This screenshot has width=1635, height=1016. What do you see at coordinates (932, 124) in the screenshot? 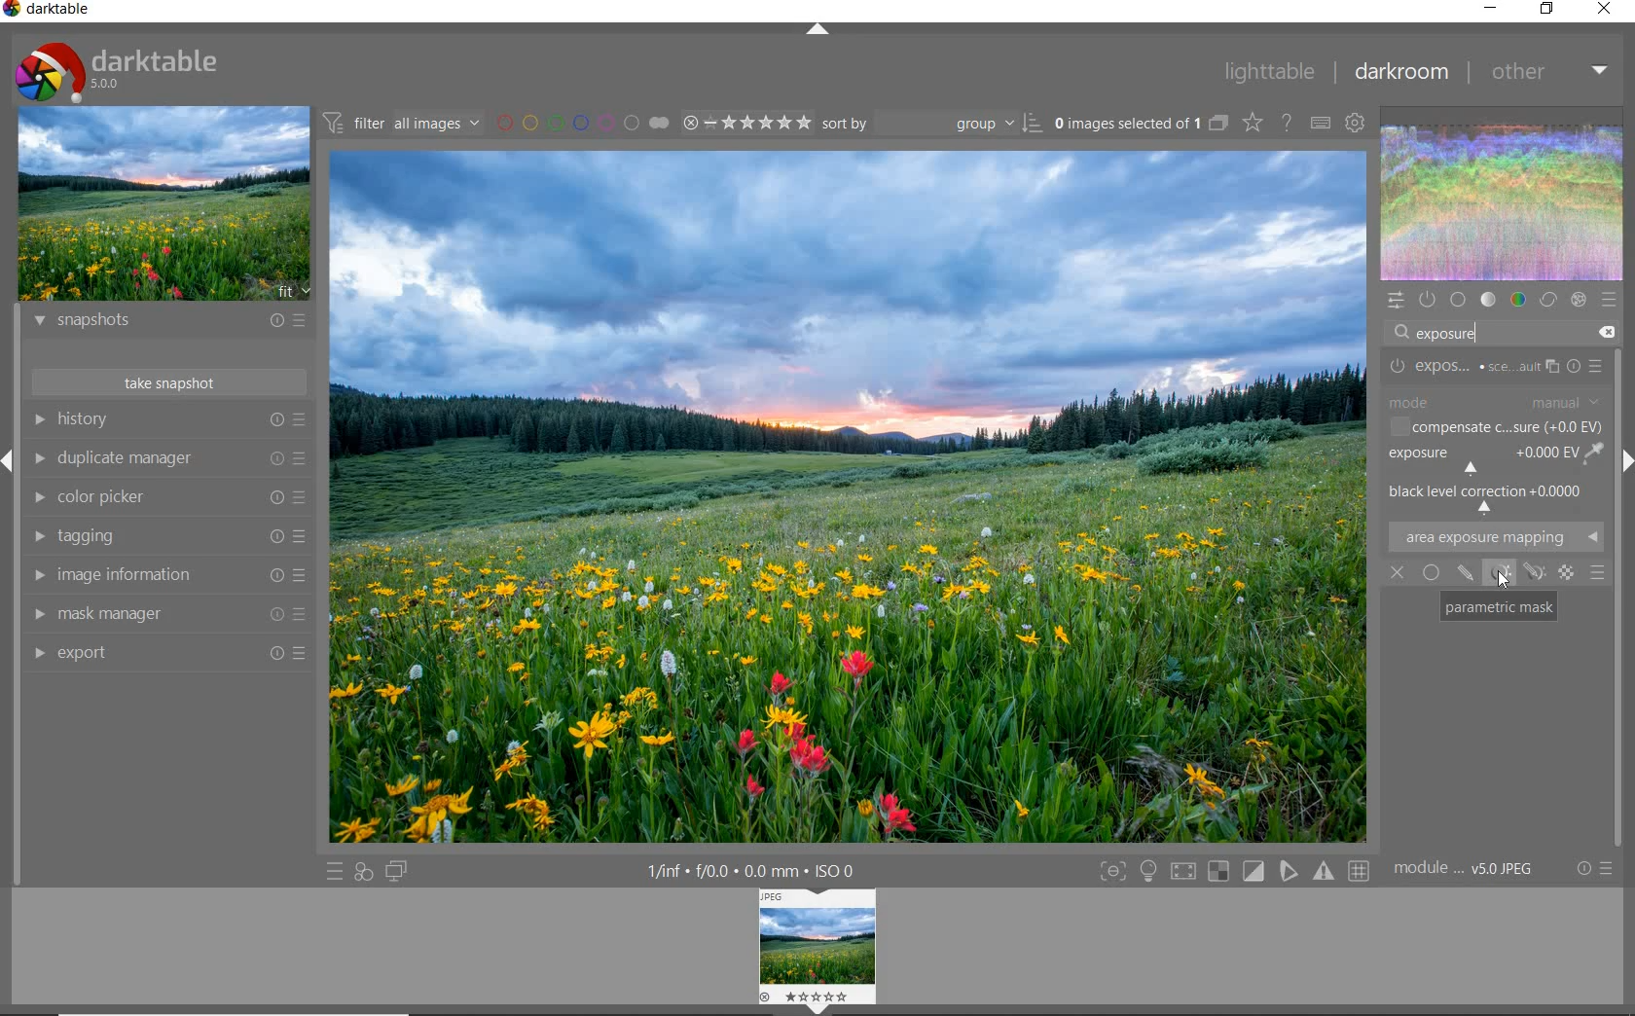
I see `sort` at bounding box center [932, 124].